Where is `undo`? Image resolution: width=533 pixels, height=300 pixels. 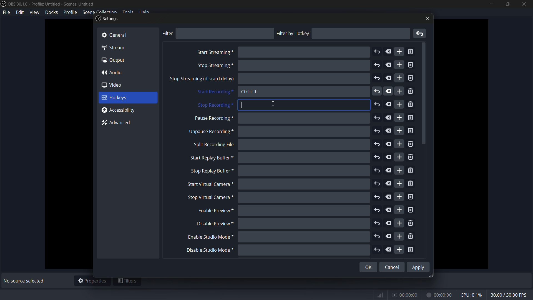 undo is located at coordinates (377, 118).